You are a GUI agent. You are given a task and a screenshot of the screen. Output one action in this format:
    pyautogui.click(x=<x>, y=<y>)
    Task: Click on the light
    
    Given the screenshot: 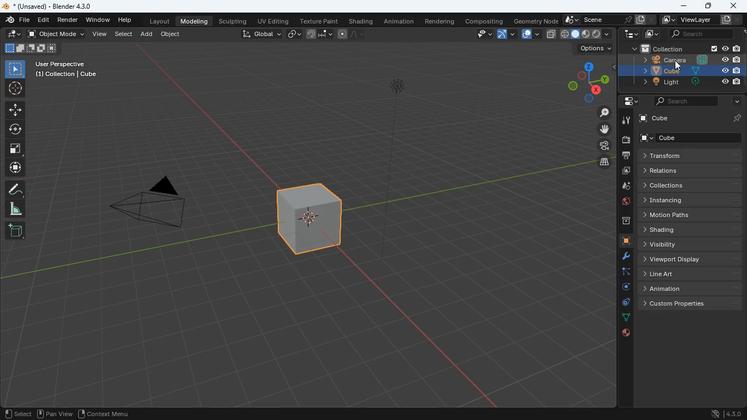 What is the action you would take?
    pyautogui.click(x=688, y=83)
    